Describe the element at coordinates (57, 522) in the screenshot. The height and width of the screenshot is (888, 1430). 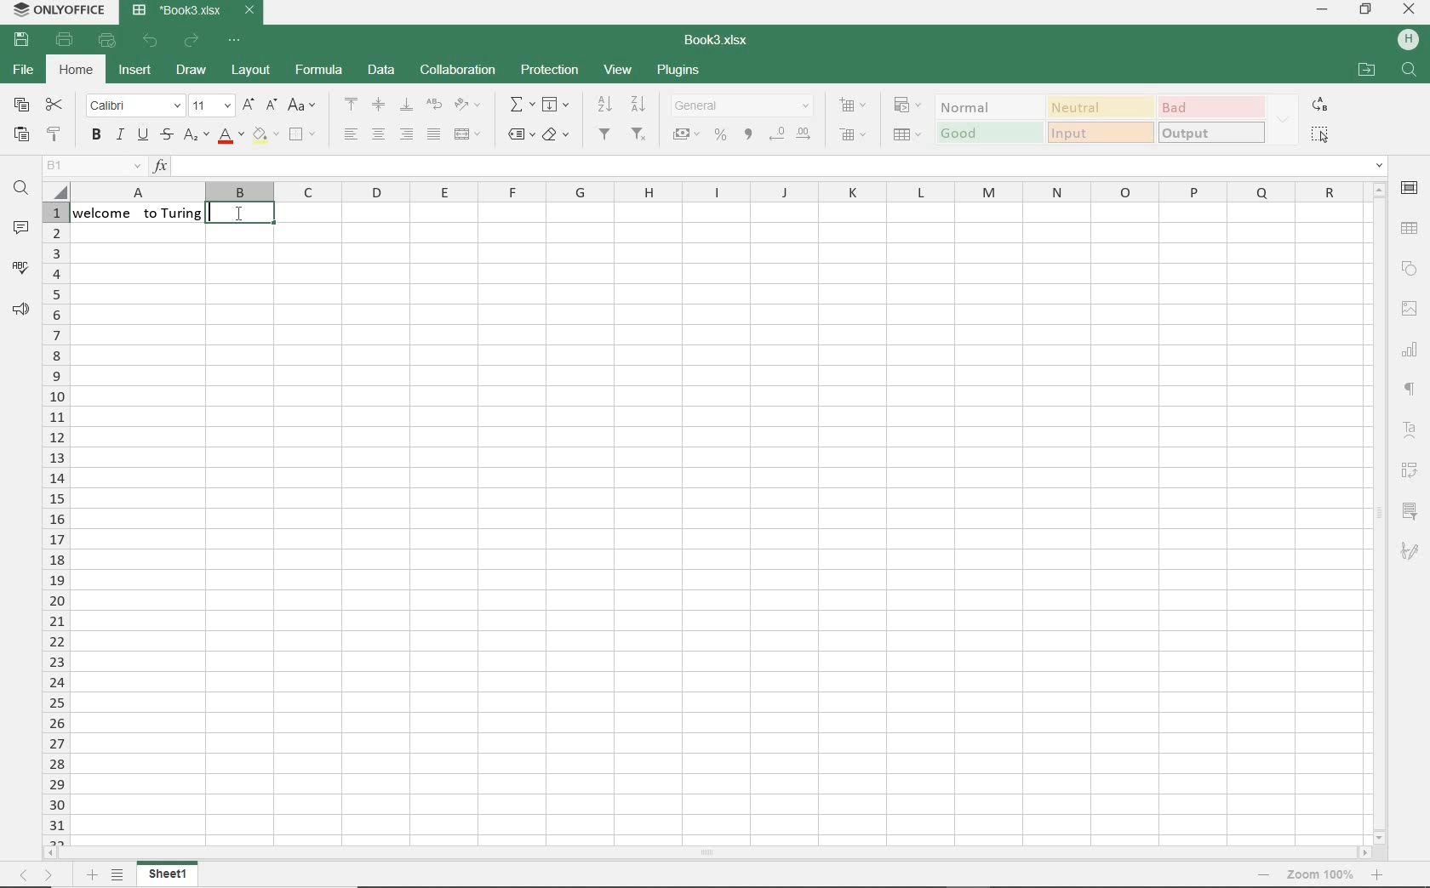
I see `rows` at that location.